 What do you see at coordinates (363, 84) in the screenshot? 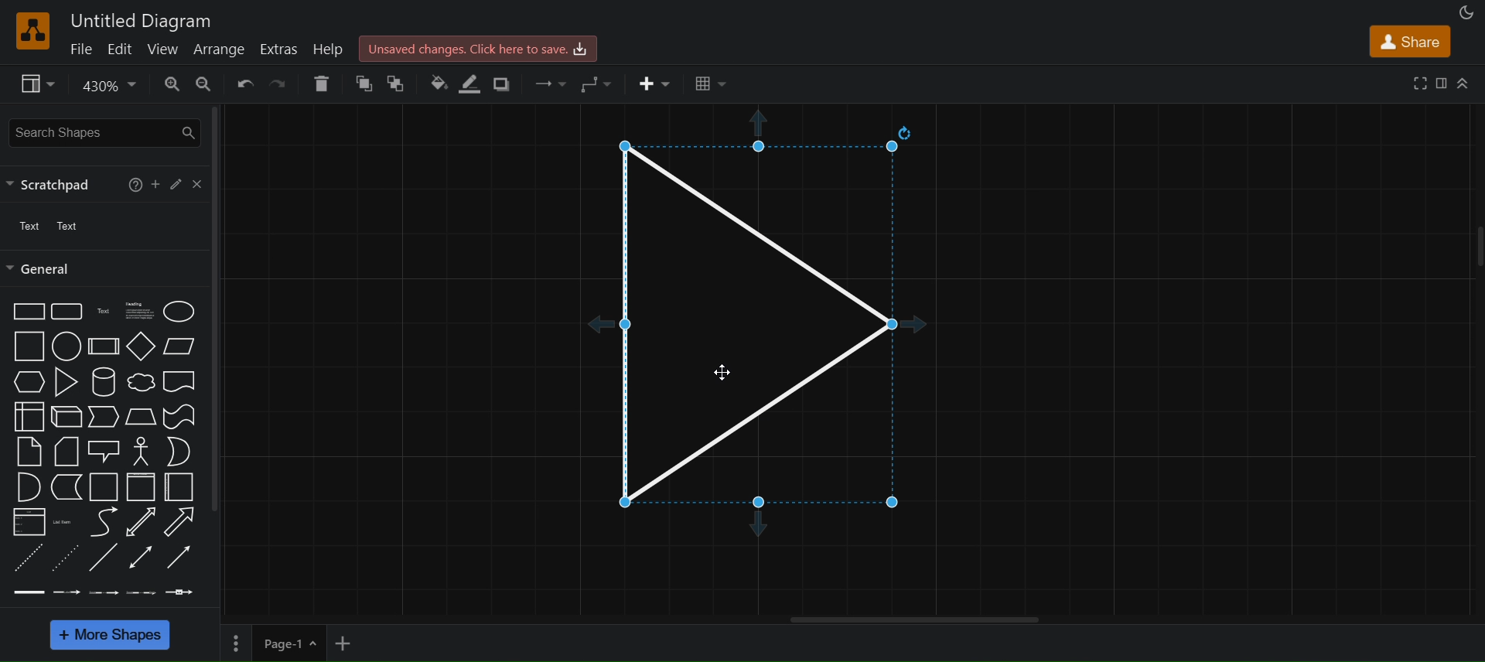
I see `to front` at bounding box center [363, 84].